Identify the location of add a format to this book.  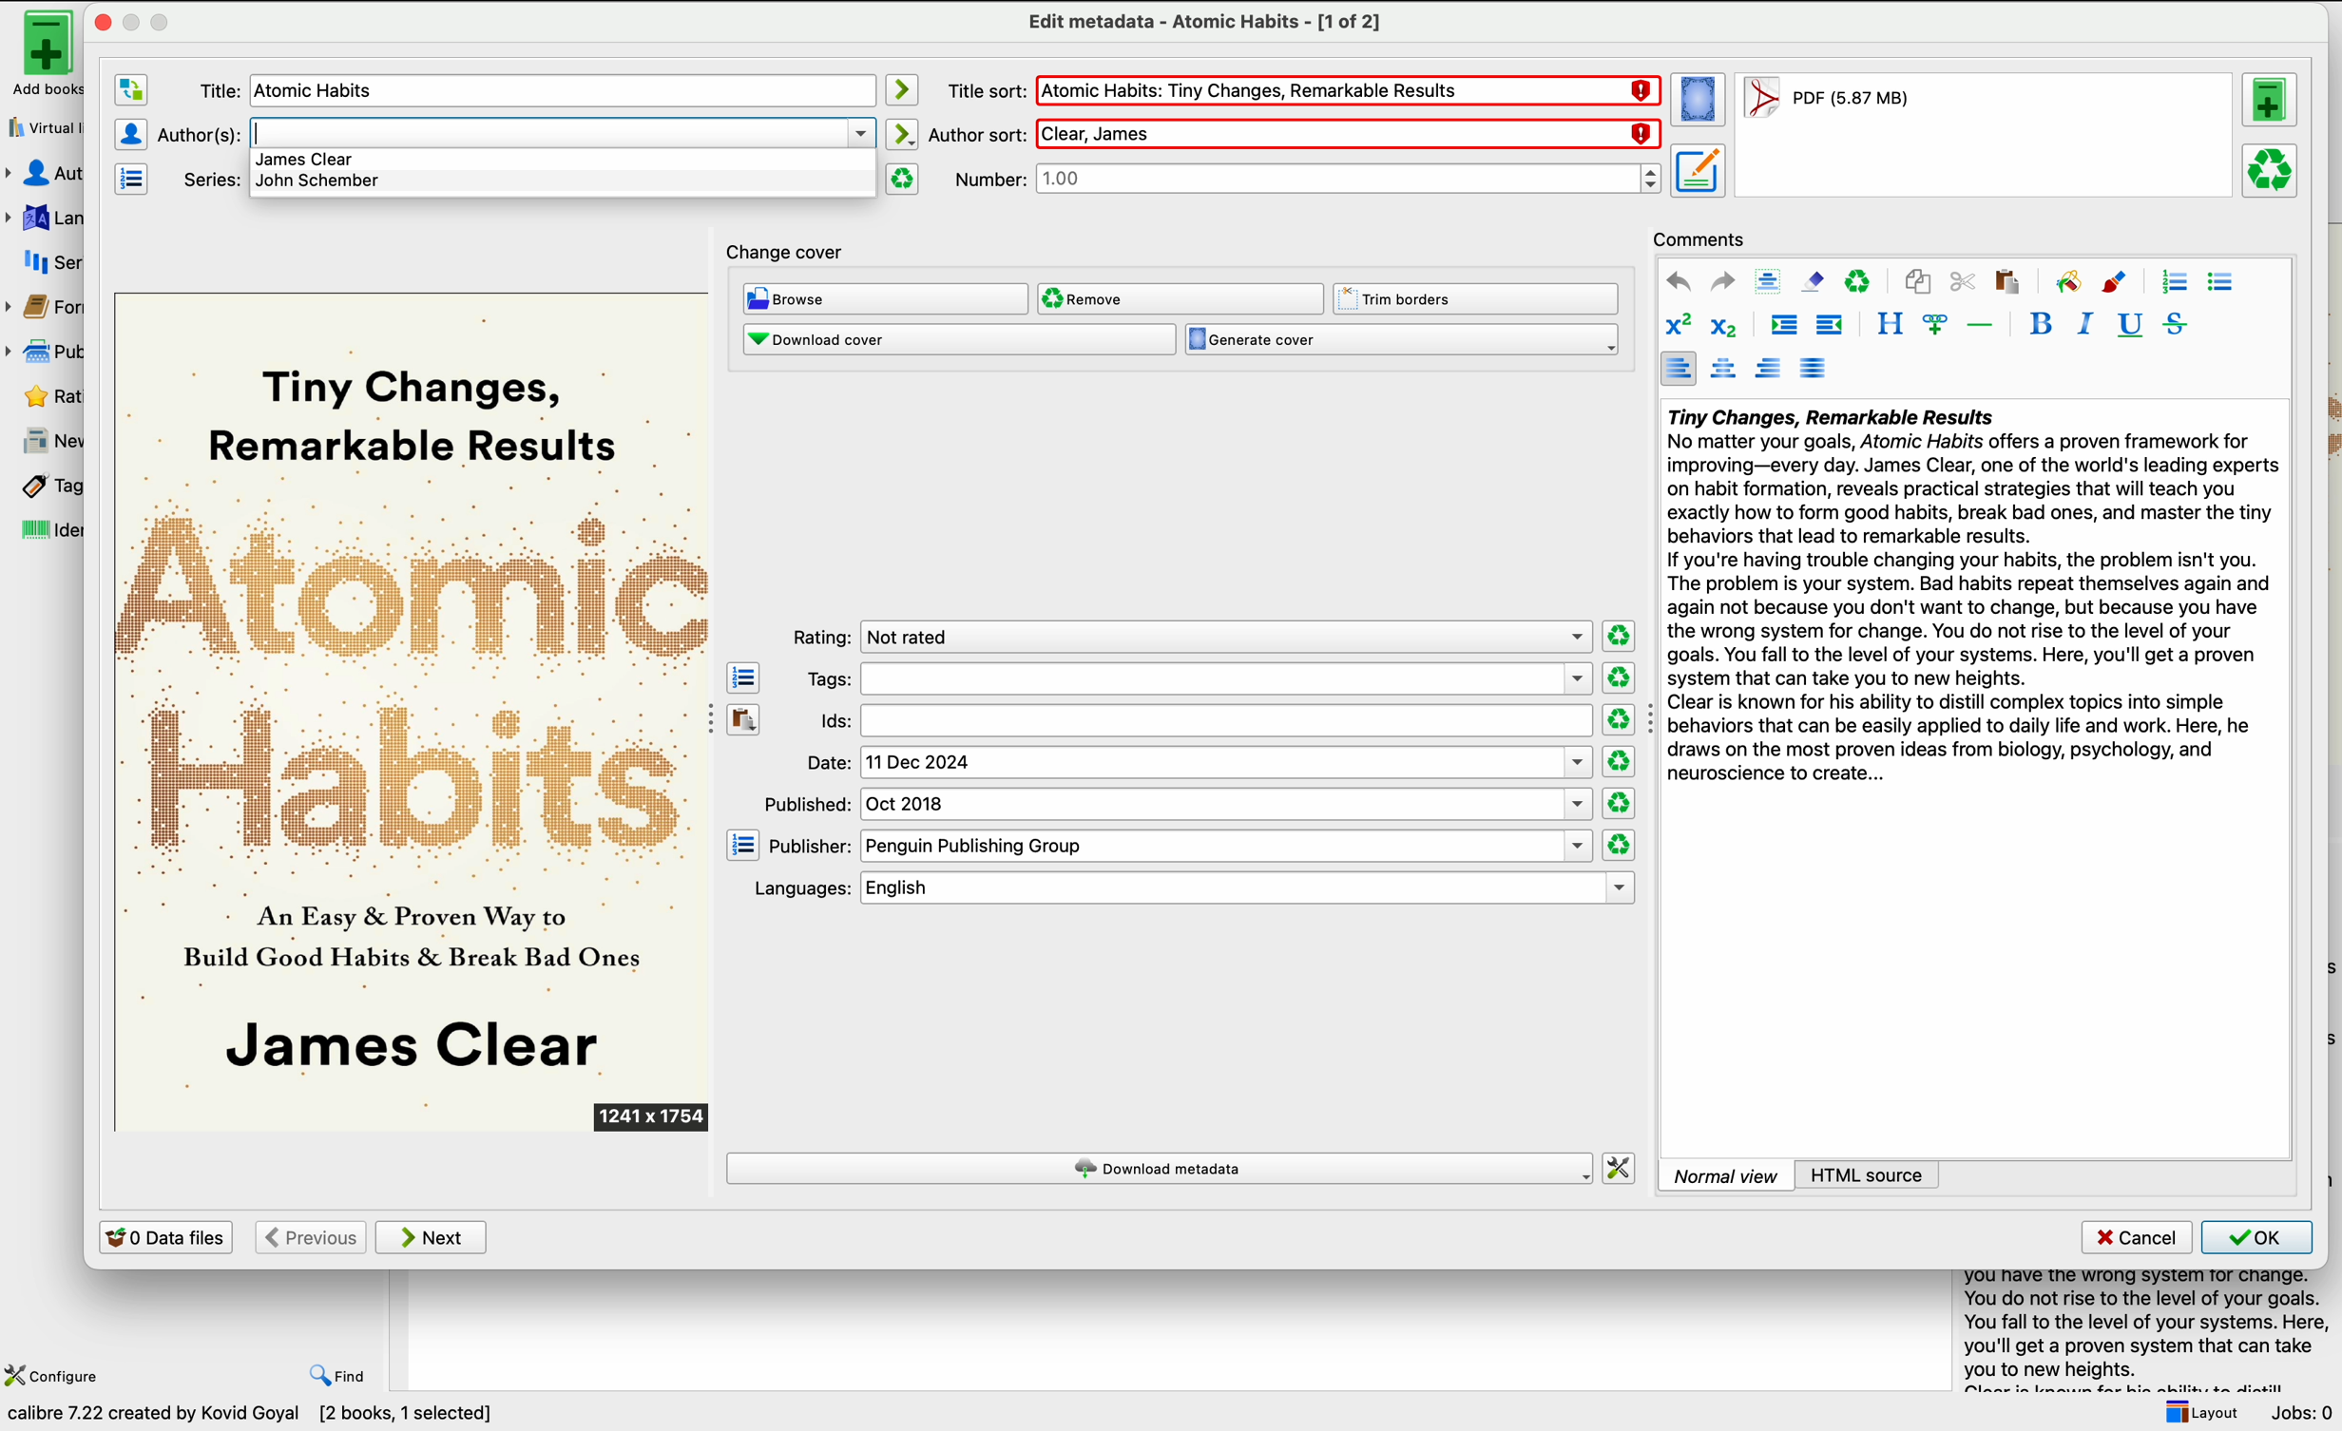
(2273, 104).